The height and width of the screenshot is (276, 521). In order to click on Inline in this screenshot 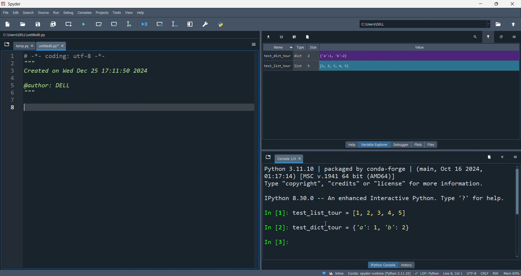, I will do `click(335, 273)`.